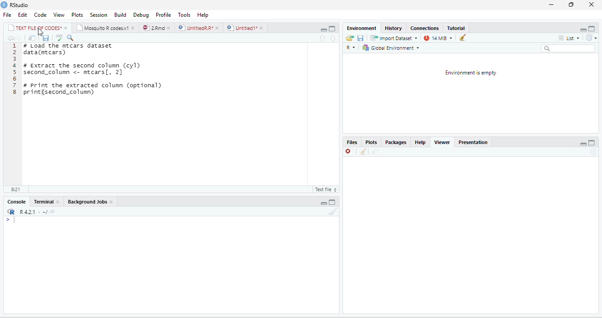  I want to click on RStudio, so click(22, 5).